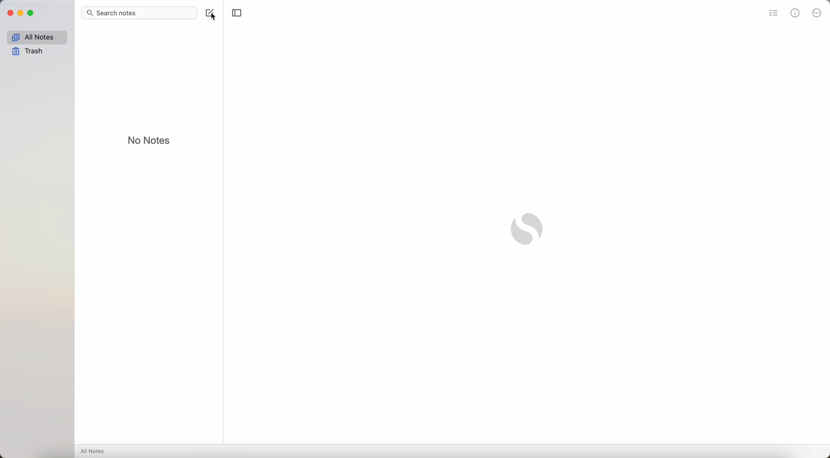 The width and height of the screenshot is (830, 458). What do you see at coordinates (816, 12) in the screenshot?
I see `more options` at bounding box center [816, 12].